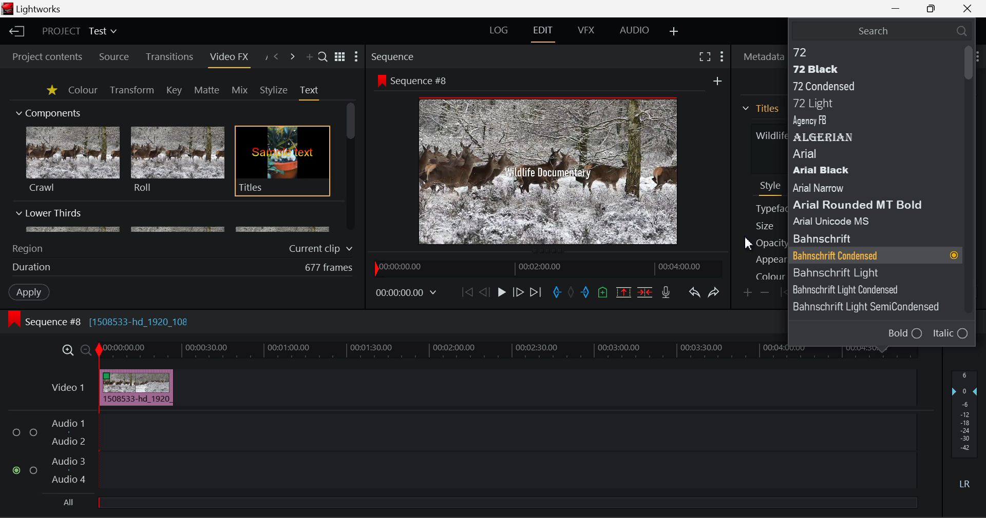 This screenshot has height=518, width=986. I want to click on Back to Homepage, so click(15, 32).